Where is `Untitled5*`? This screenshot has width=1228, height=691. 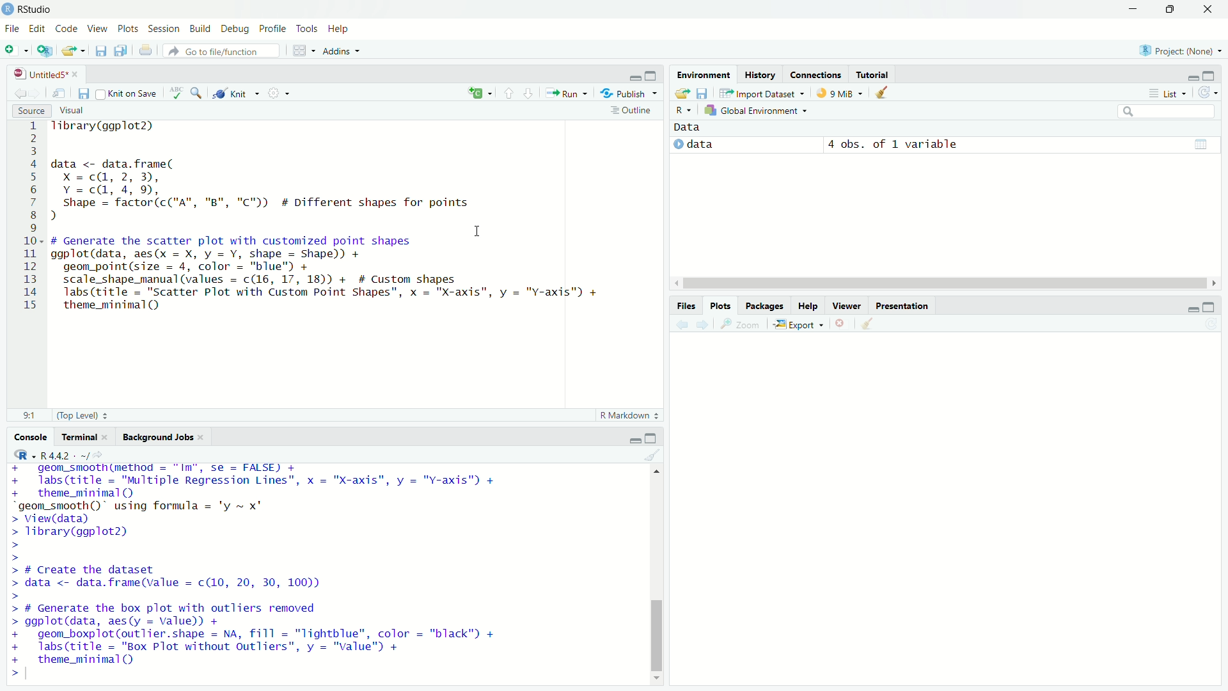 Untitled5* is located at coordinates (39, 74).